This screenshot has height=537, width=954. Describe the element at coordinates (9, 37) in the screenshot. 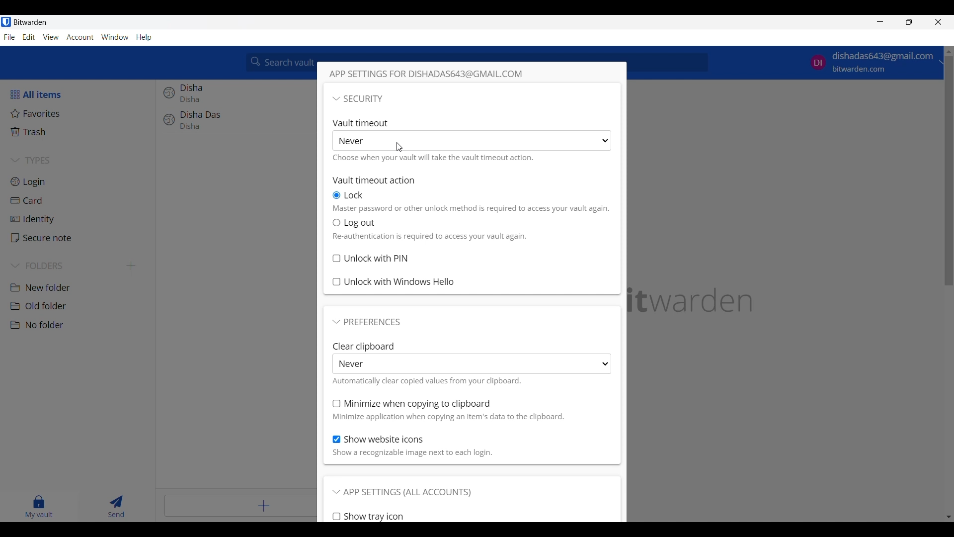

I see `File menu` at that location.